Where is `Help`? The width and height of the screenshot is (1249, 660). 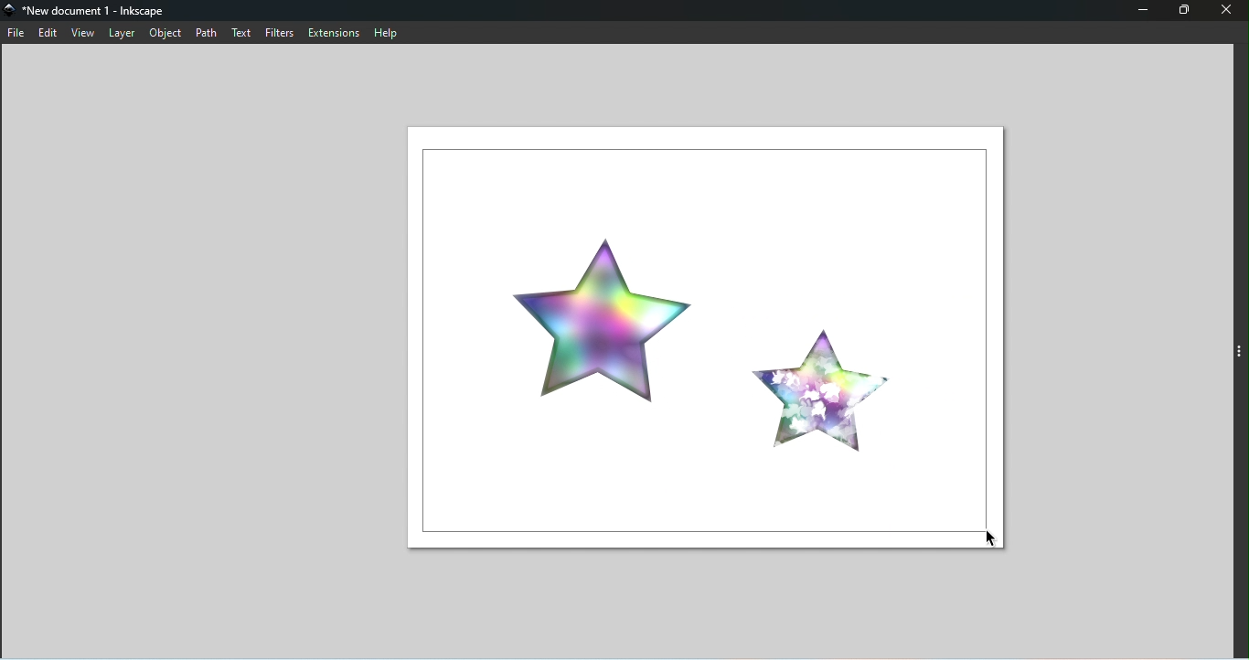
Help is located at coordinates (391, 32).